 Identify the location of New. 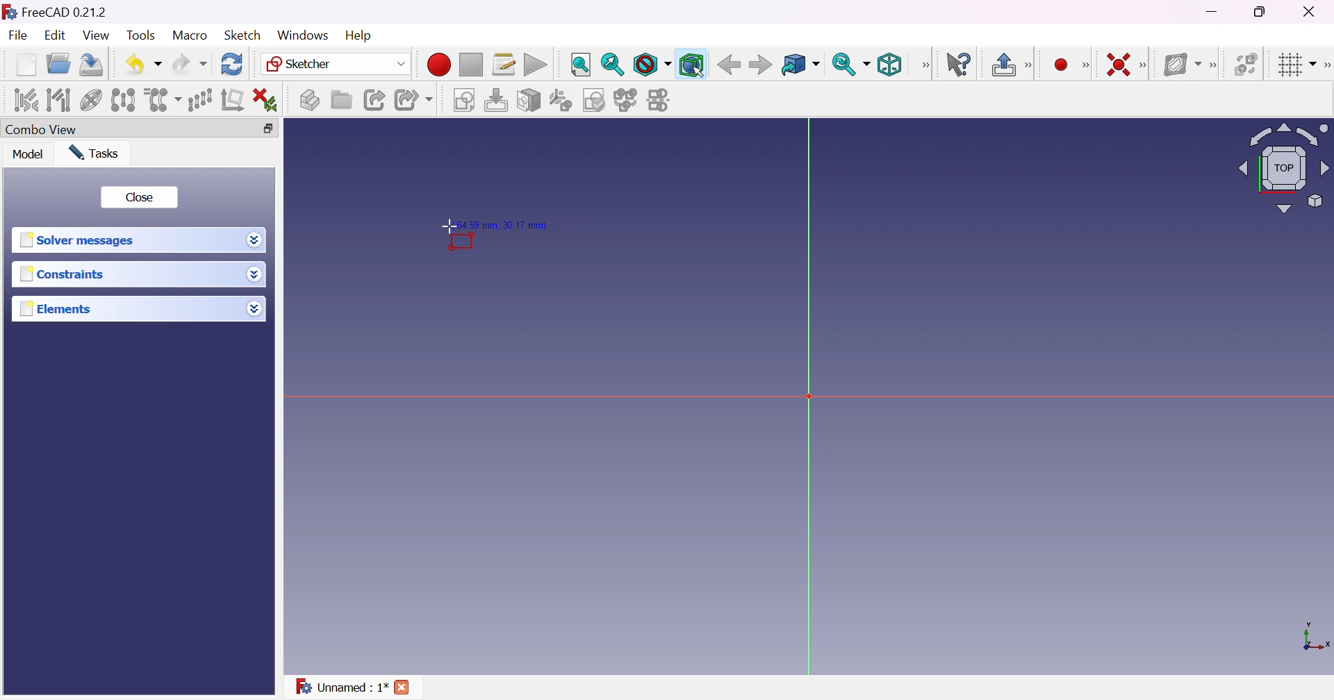
(26, 65).